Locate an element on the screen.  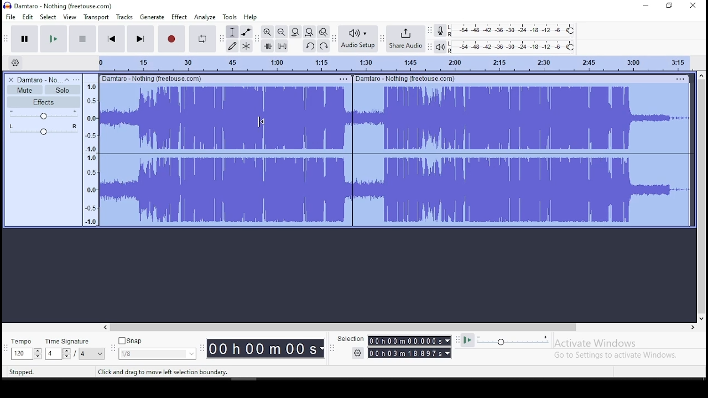
analyze is located at coordinates (205, 18).